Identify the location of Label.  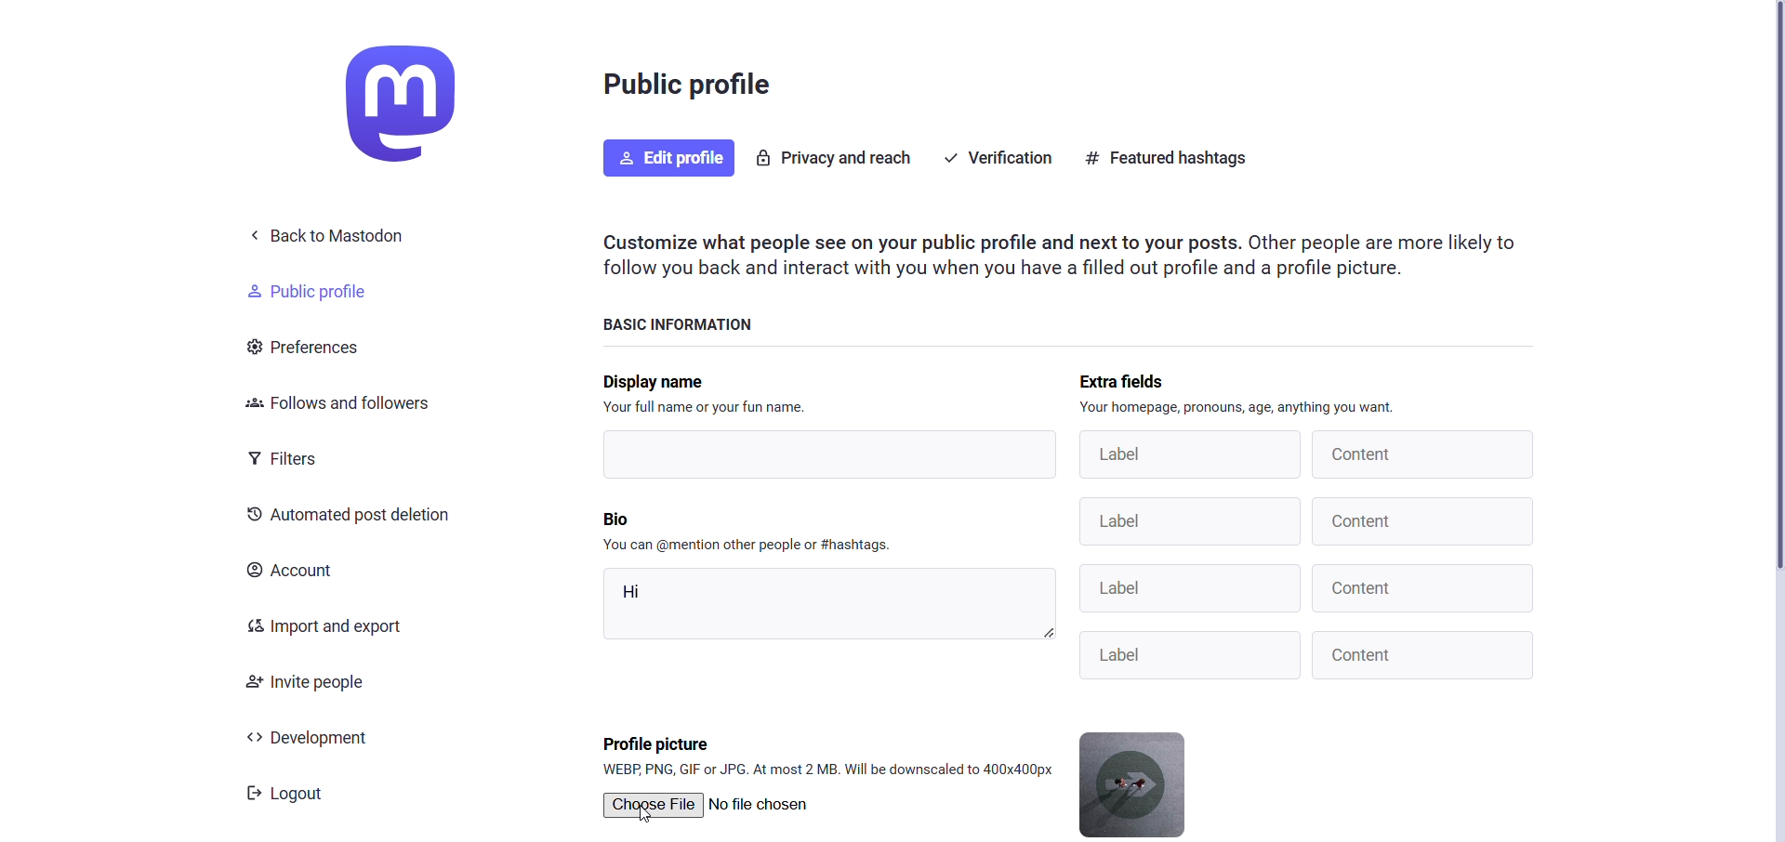
(1189, 587).